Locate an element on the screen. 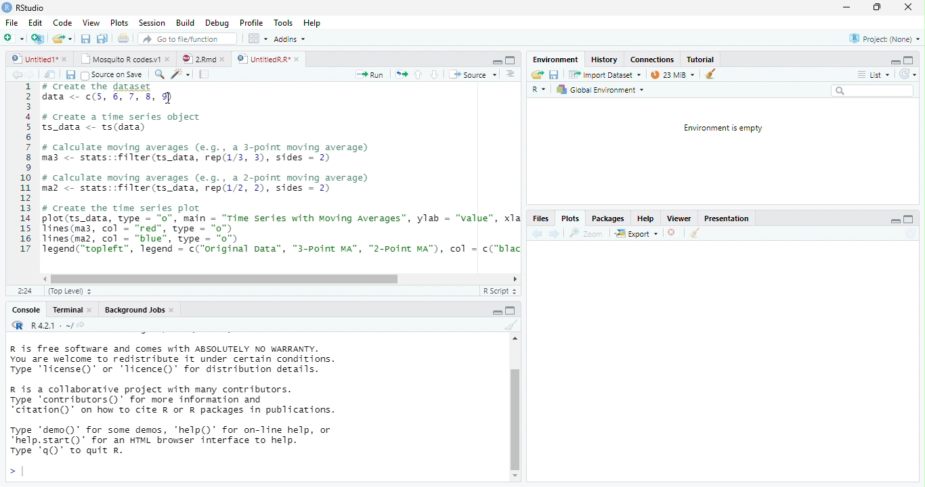 This screenshot has width=925, height=487. close is located at coordinates (92, 310).